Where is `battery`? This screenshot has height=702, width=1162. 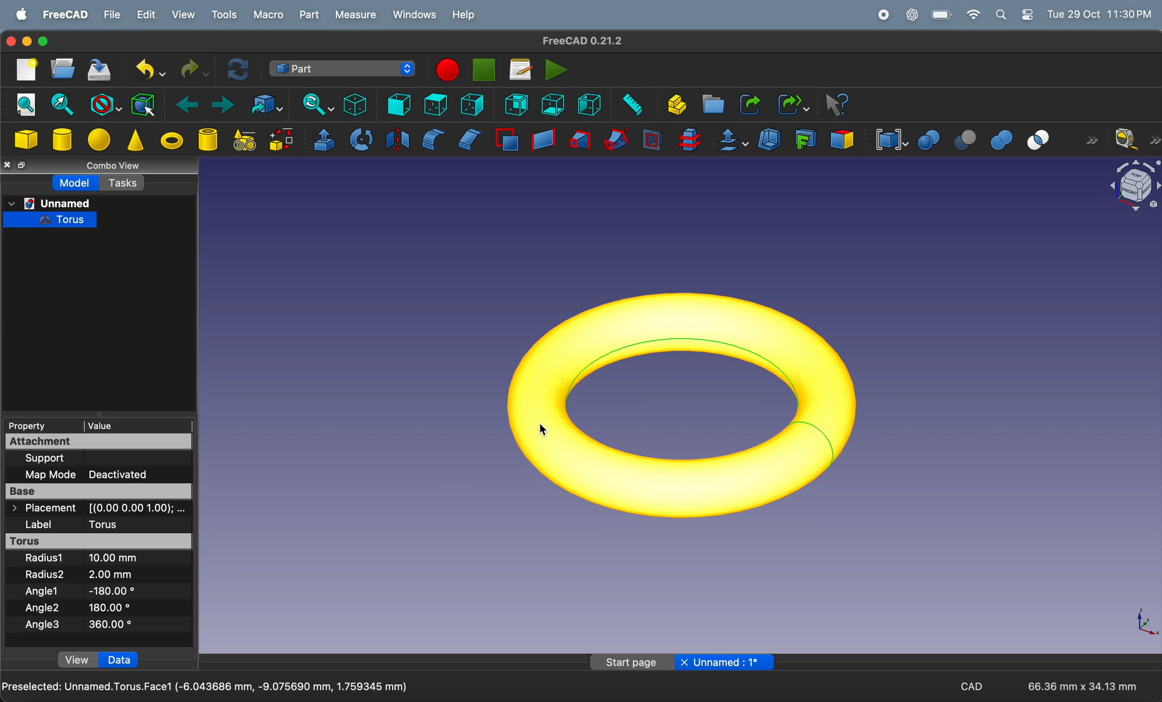 battery is located at coordinates (941, 15).